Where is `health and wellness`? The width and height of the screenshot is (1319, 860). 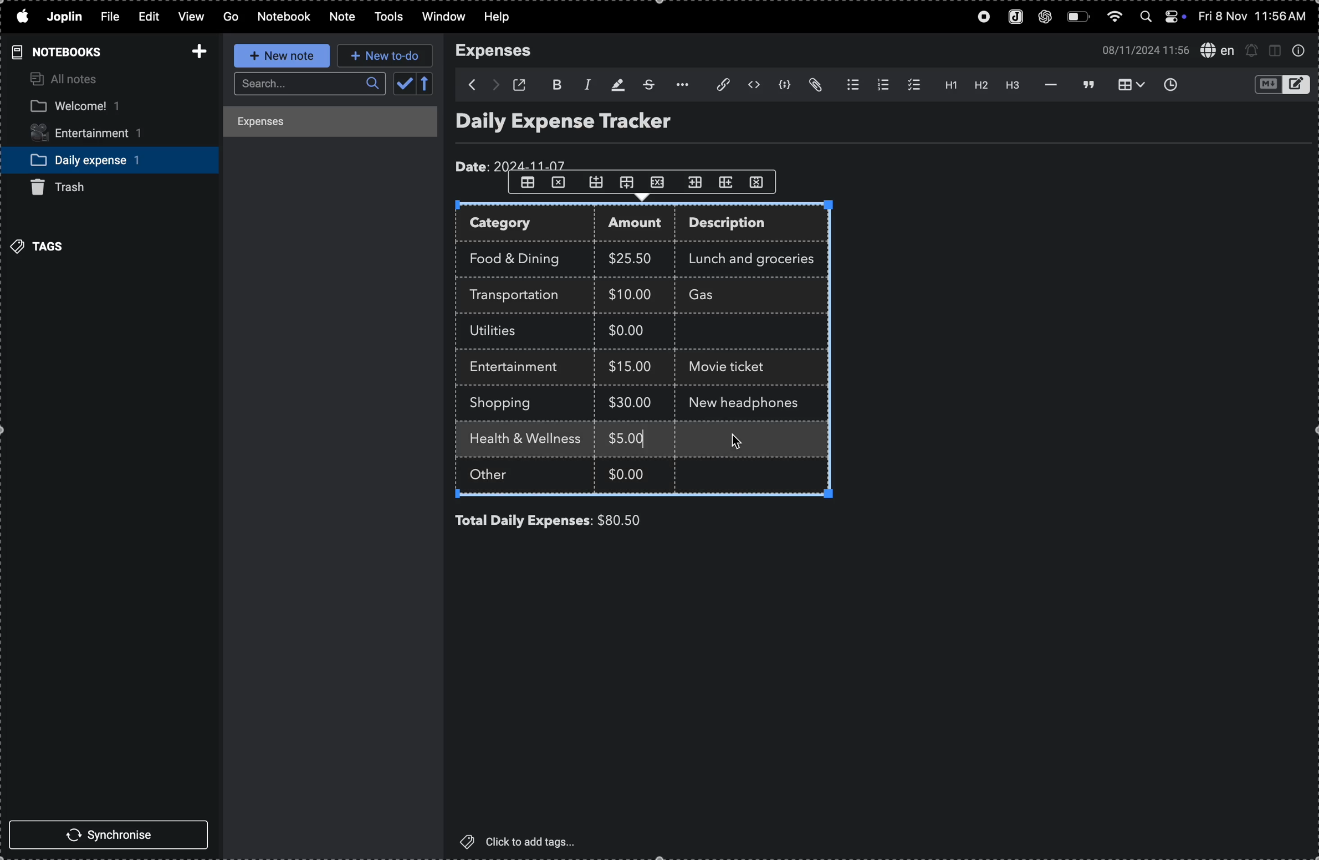
health and wellness is located at coordinates (530, 440).